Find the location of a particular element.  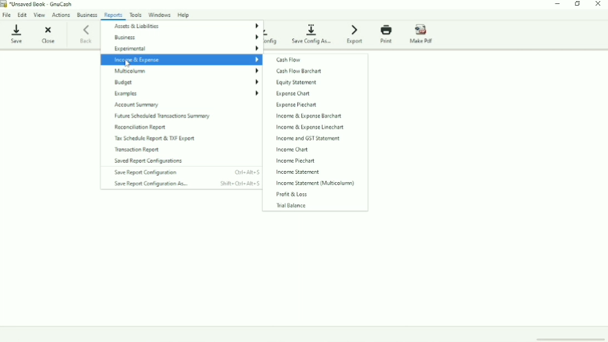

Export is located at coordinates (356, 33).